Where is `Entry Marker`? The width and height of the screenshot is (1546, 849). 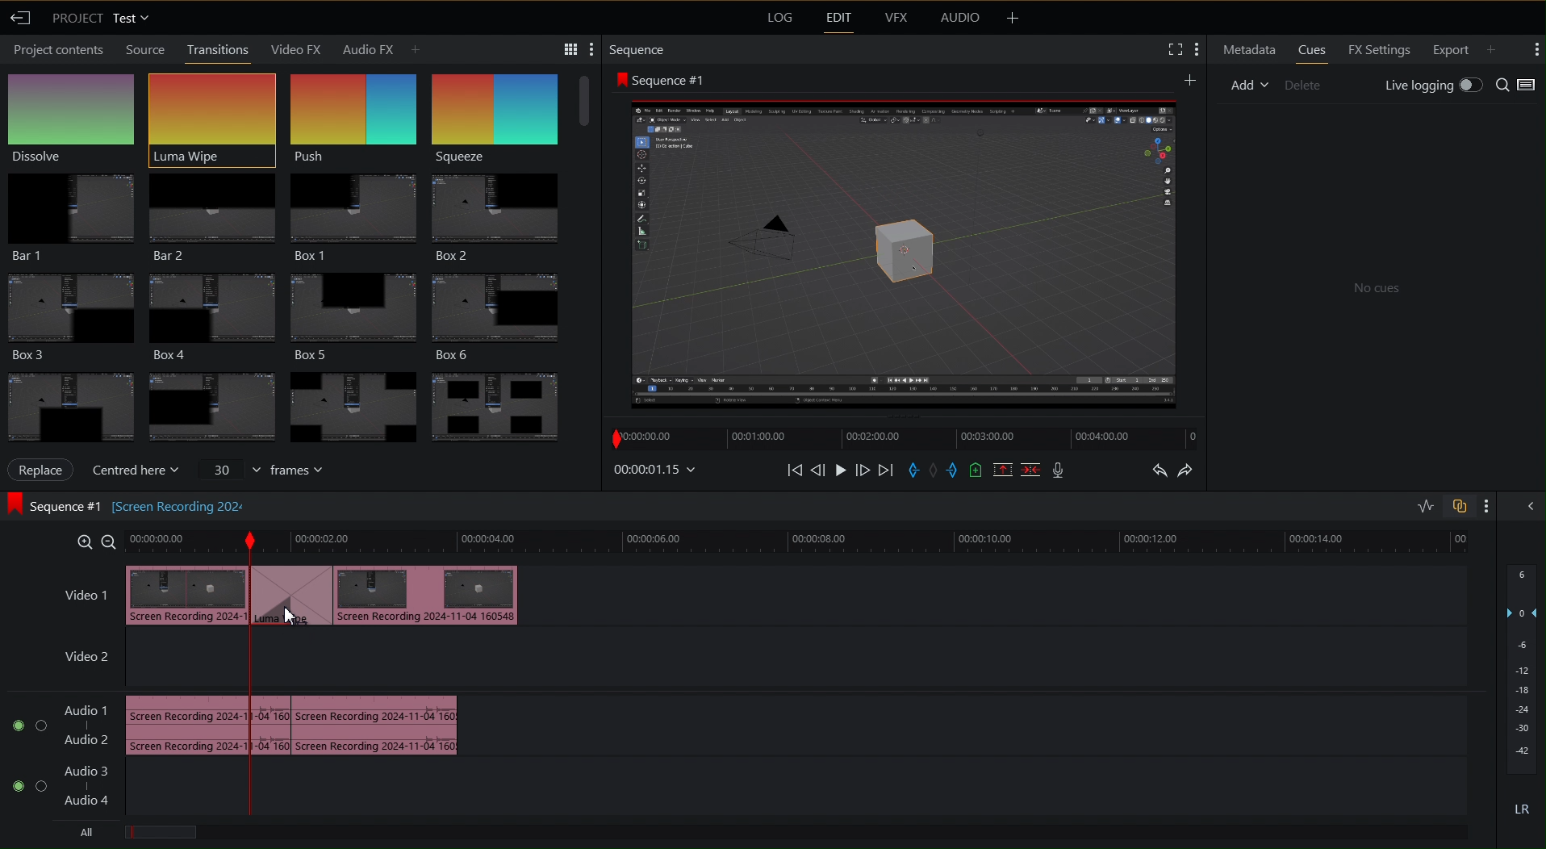
Entry Marker is located at coordinates (913, 471).